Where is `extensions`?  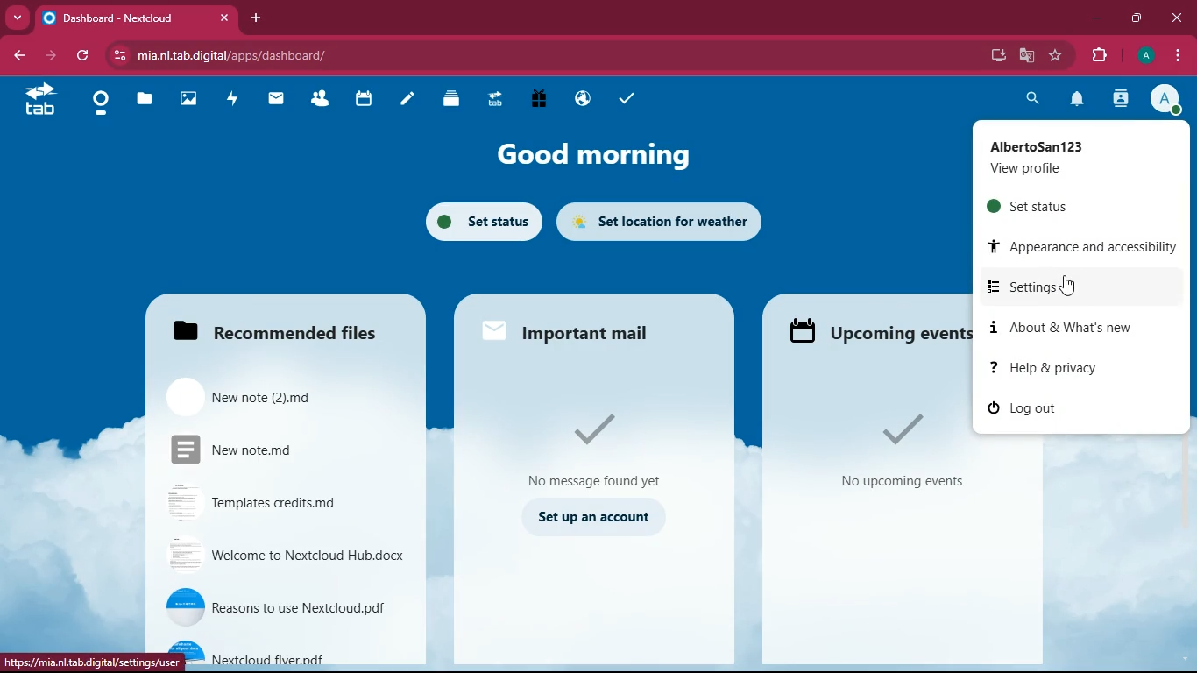
extensions is located at coordinates (1095, 53).